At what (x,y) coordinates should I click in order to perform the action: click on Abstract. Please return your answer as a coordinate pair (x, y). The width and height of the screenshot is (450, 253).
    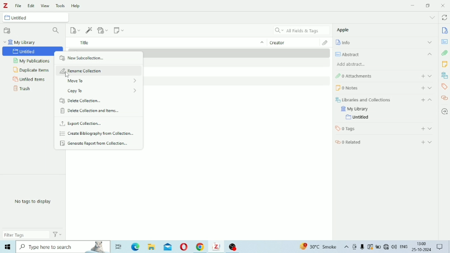
    Looking at the image, I should click on (384, 54).